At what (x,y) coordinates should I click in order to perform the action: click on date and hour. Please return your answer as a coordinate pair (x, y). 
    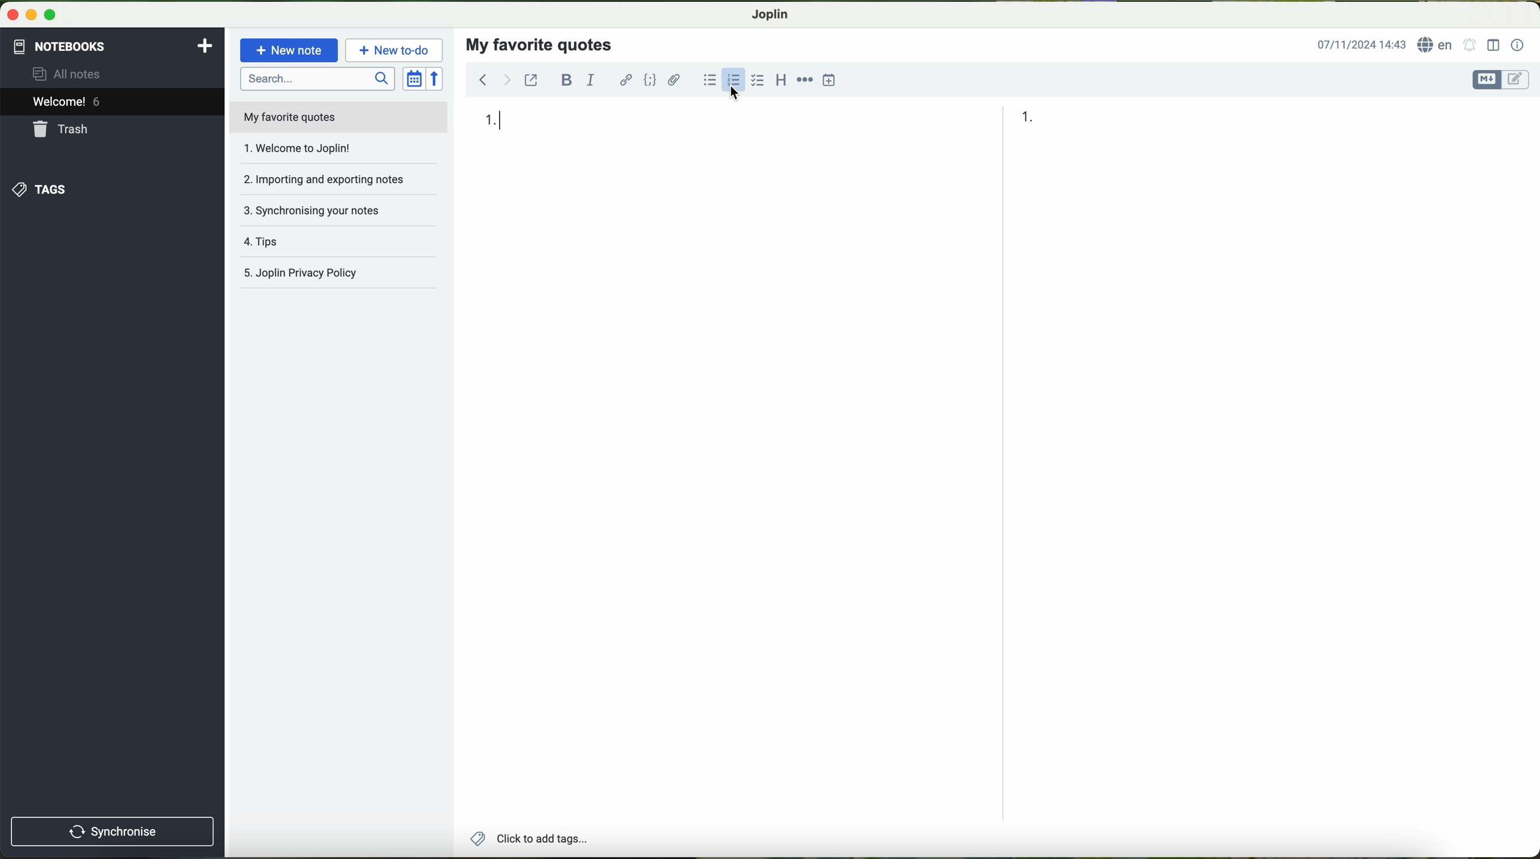
    Looking at the image, I should click on (1360, 44).